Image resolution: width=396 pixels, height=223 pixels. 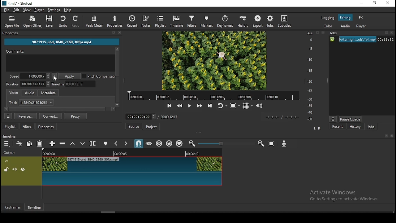 What do you see at coordinates (126, 143) in the screenshot?
I see `next marker` at bounding box center [126, 143].